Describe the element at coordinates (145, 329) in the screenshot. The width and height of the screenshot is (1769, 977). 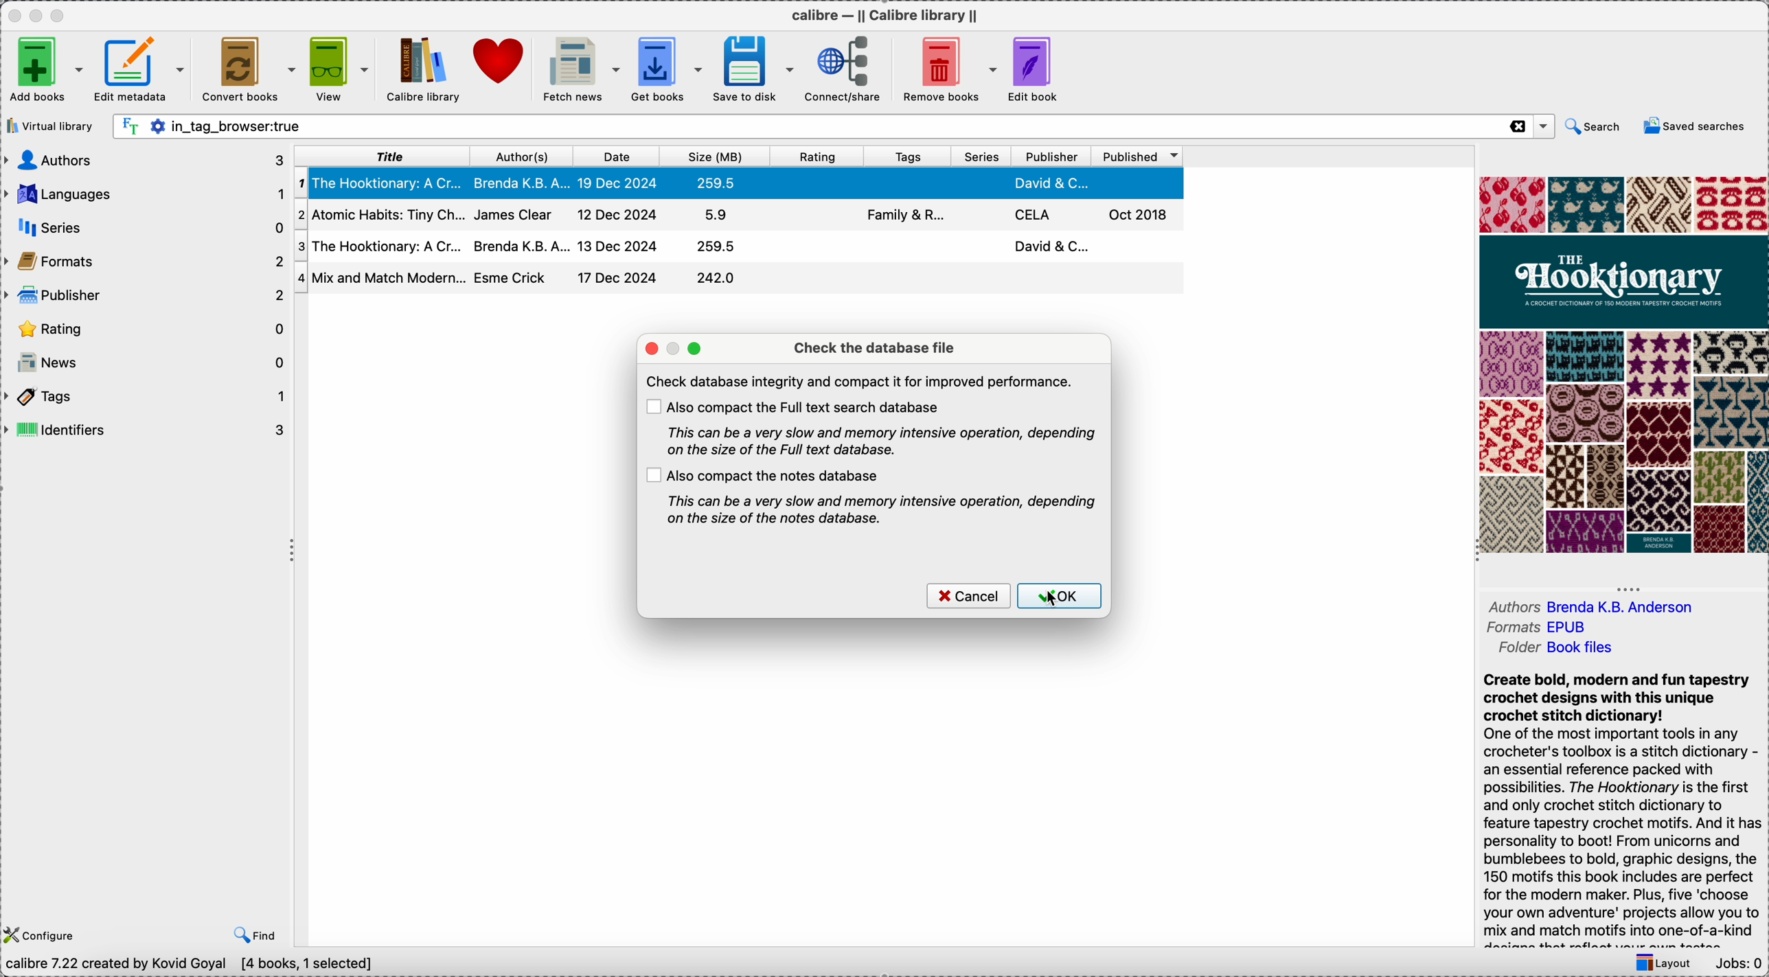
I see `rating` at that location.